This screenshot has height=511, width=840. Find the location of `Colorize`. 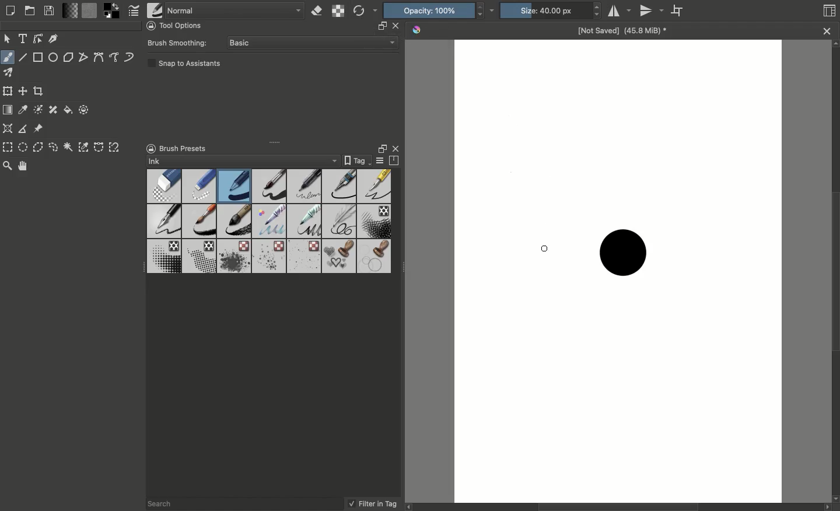

Colorize is located at coordinates (39, 110).